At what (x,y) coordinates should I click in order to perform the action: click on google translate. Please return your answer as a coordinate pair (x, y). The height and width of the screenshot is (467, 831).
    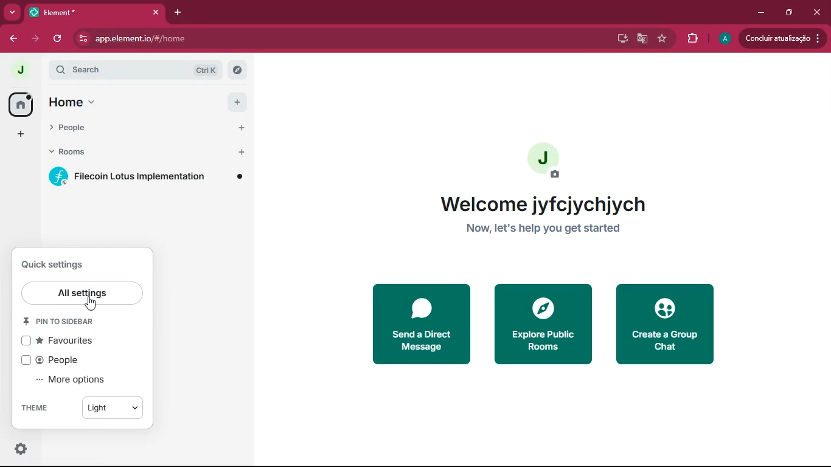
    Looking at the image, I should click on (642, 40).